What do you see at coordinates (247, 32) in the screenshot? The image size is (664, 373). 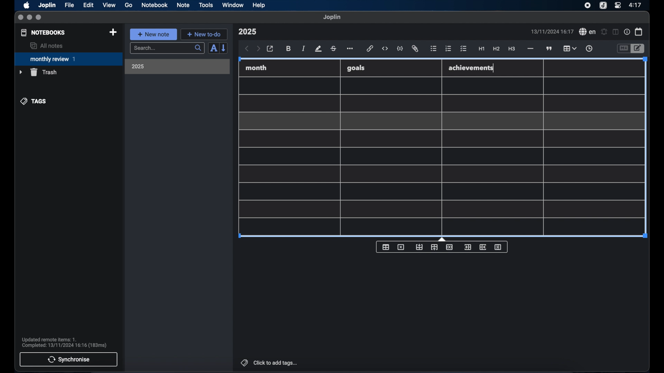 I see `note title` at bounding box center [247, 32].